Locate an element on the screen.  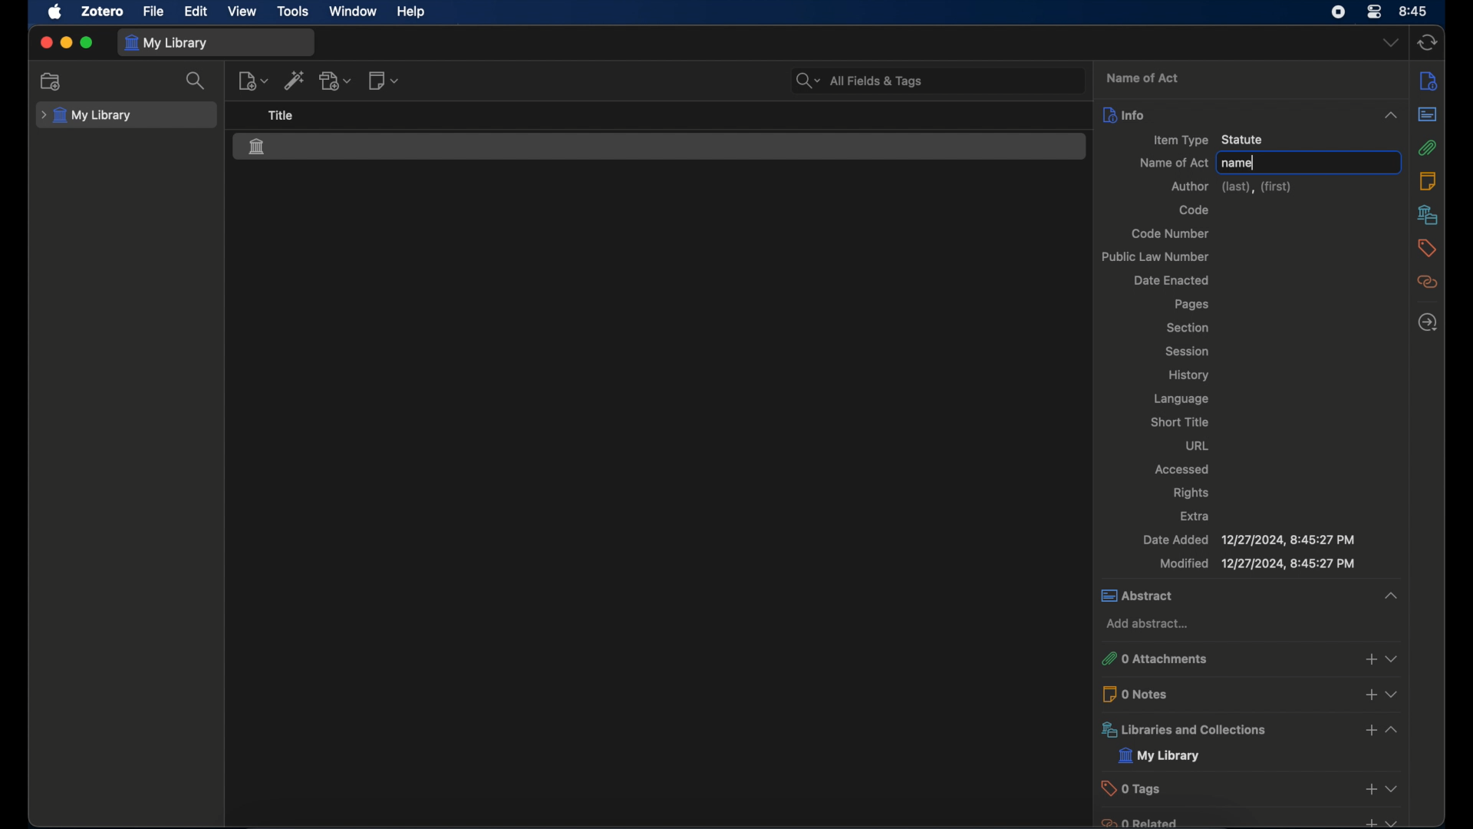
0 related is located at coordinates (1225, 821).